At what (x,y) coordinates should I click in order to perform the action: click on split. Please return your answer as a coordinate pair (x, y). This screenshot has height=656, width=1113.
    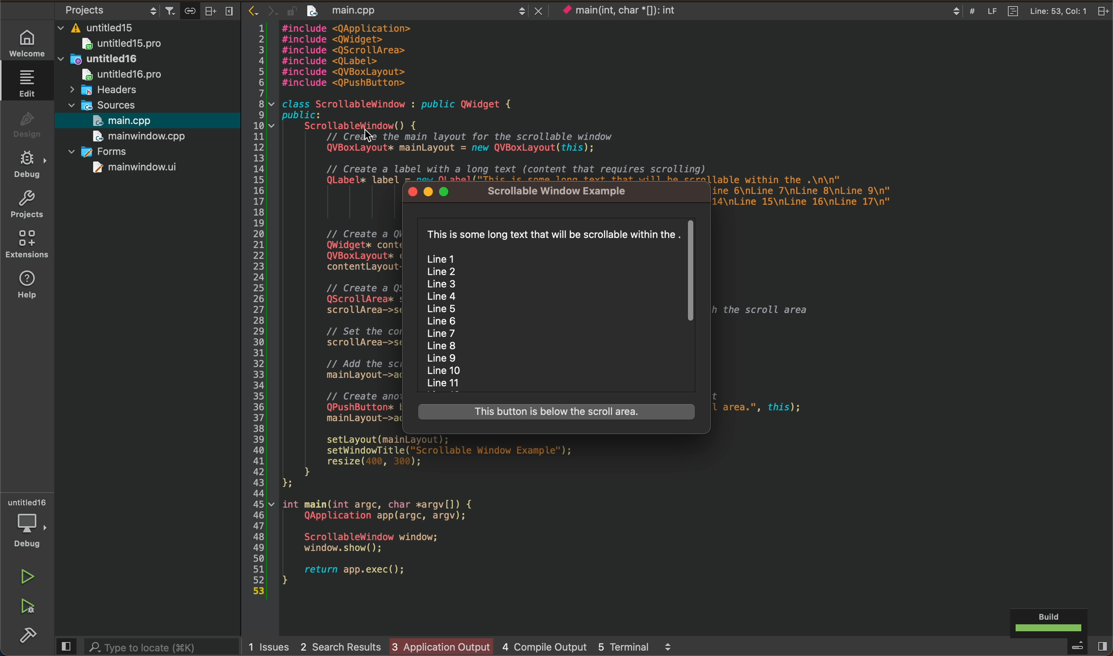
    Looking at the image, I should click on (210, 10).